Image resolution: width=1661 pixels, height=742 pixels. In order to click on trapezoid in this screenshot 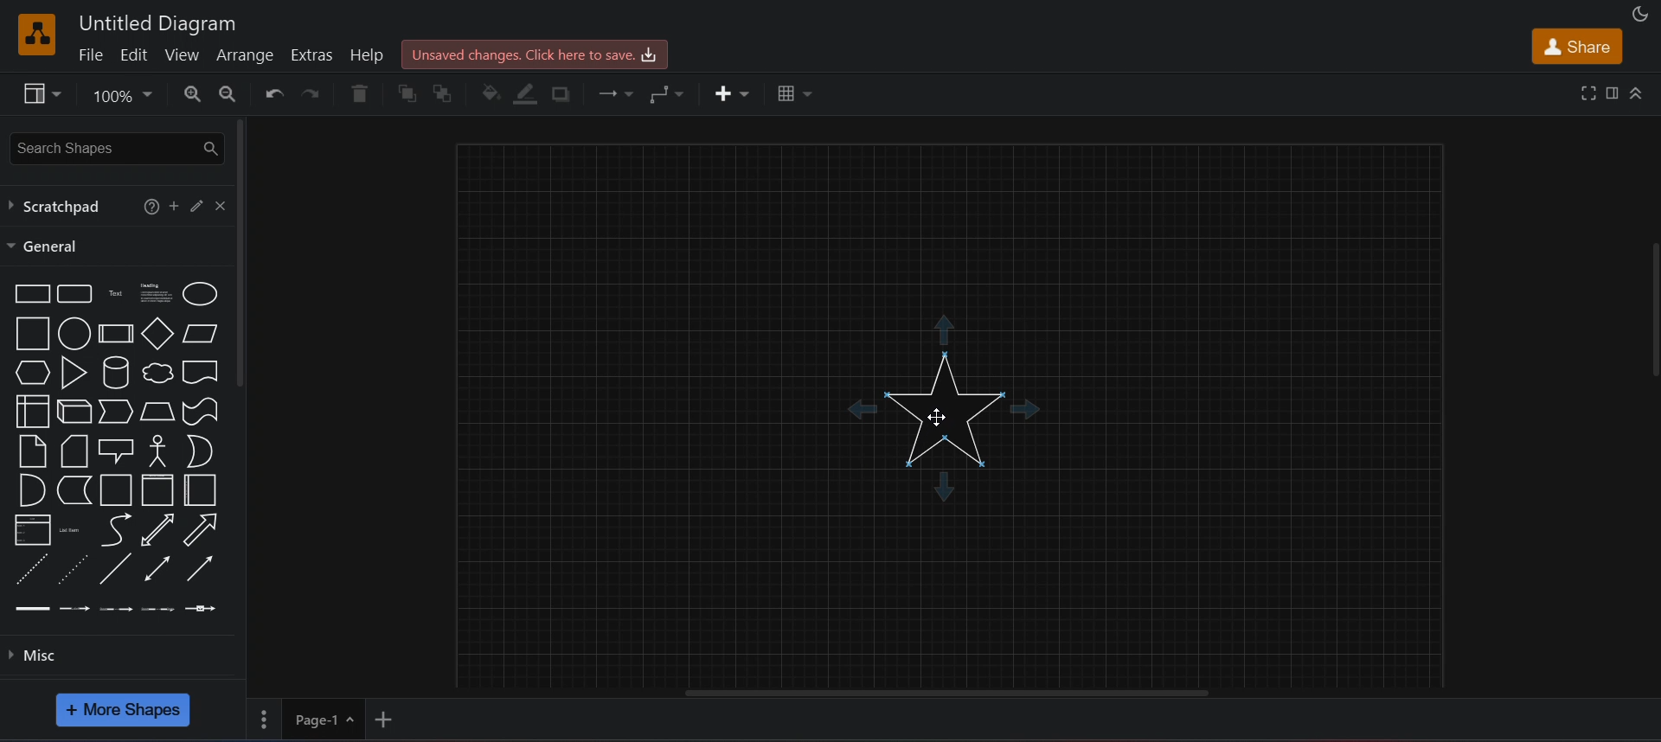, I will do `click(157, 411)`.